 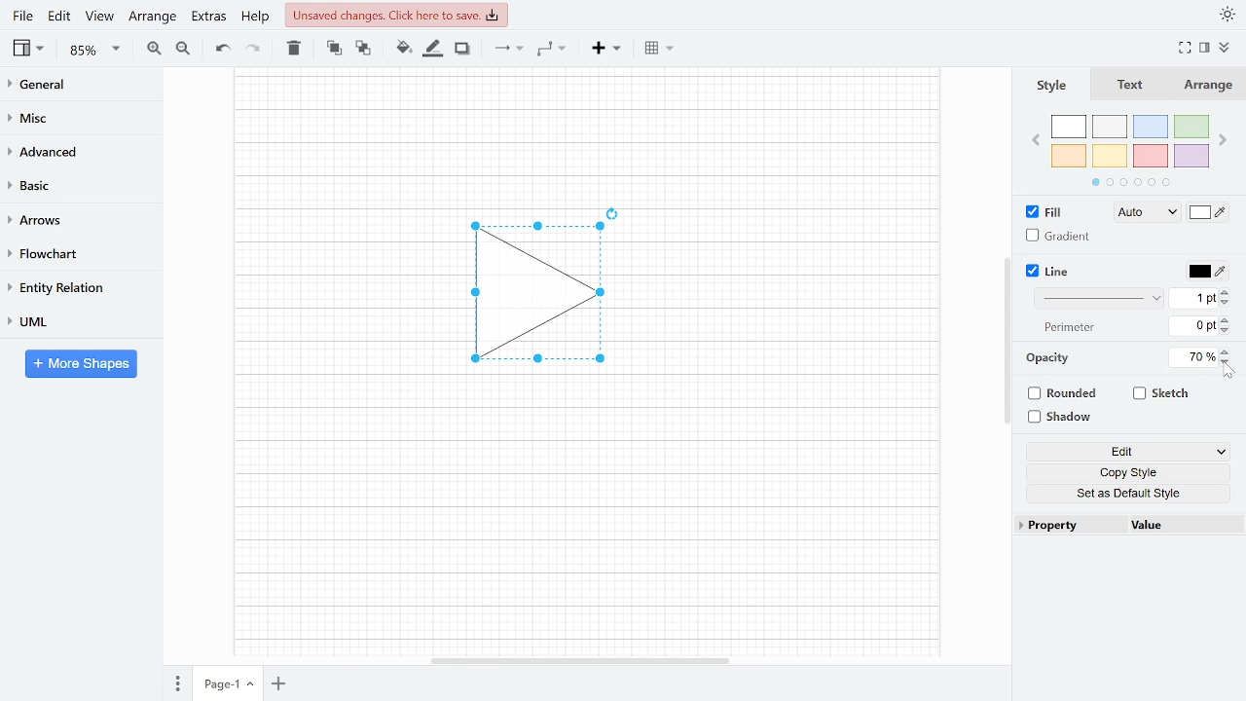 What do you see at coordinates (1228, 302) in the screenshot?
I see `Decrease line width` at bounding box center [1228, 302].